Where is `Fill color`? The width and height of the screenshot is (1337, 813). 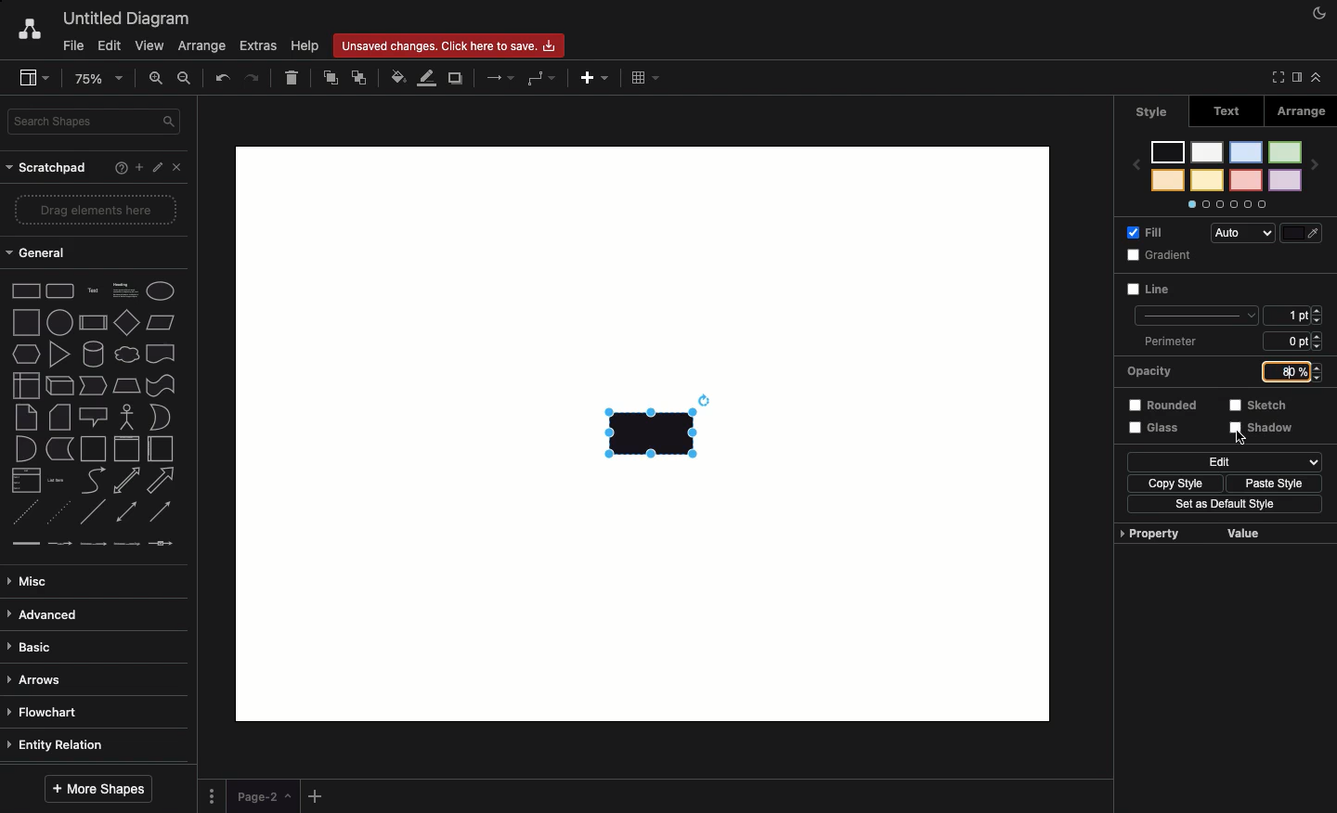 Fill color is located at coordinates (396, 75).